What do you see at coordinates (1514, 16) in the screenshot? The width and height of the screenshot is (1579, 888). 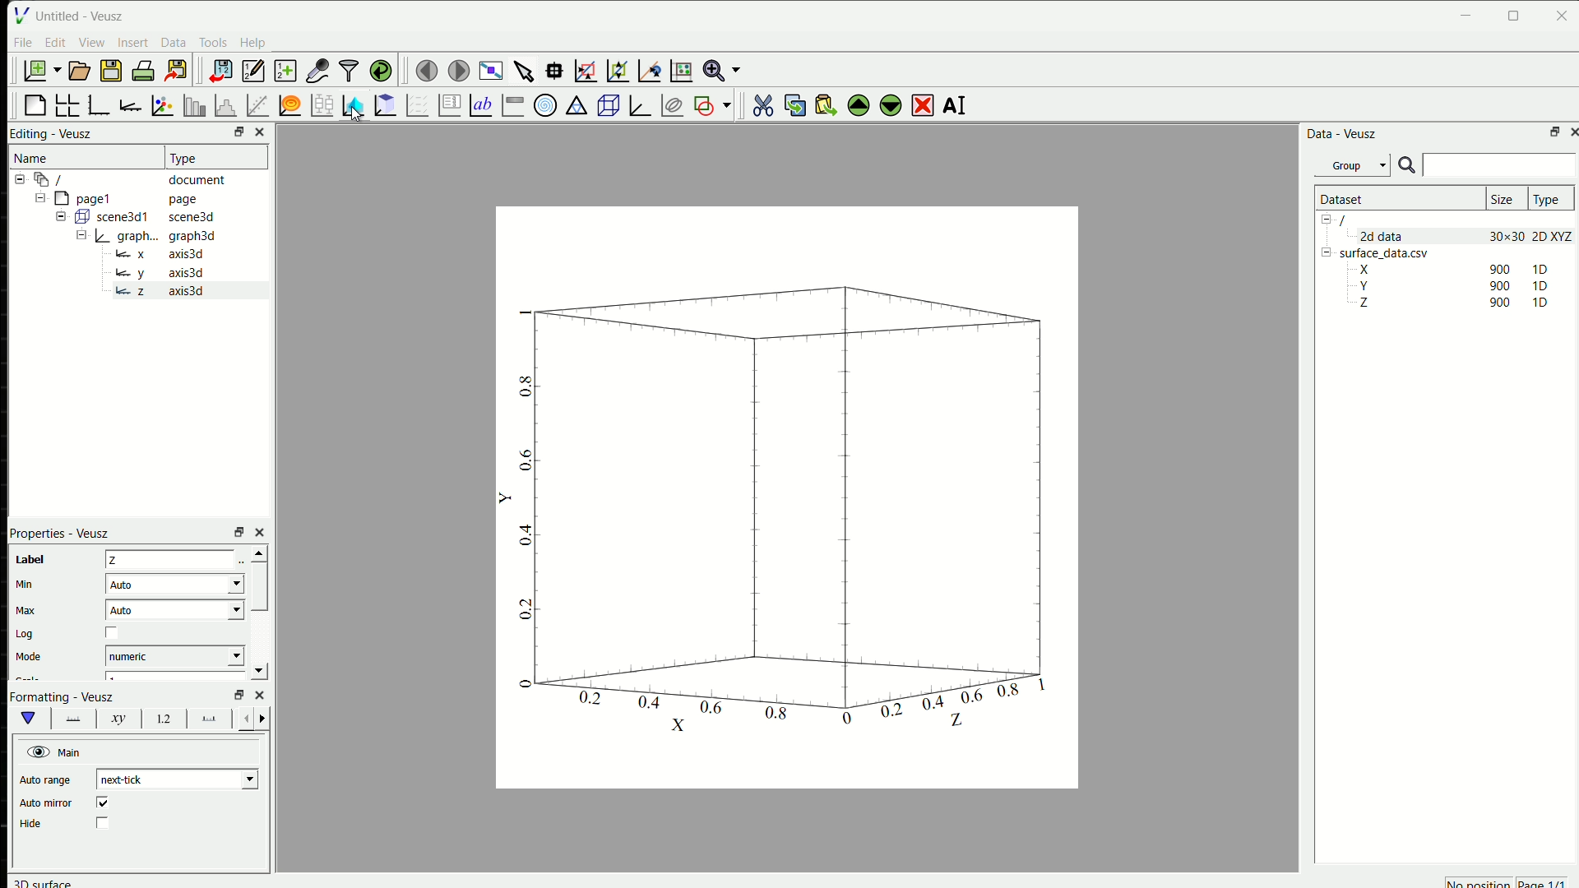 I see `maximise` at bounding box center [1514, 16].